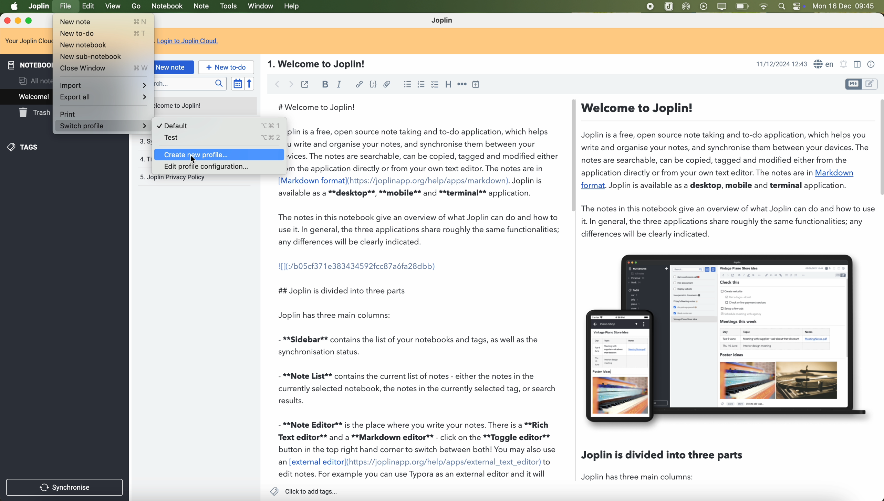 Image resolution: width=884 pixels, height=501 pixels. What do you see at coordinates (413, 345) in the screenshot?
I see `- **Sidebar** contains the list of your notebooks and tags, as well as the
synchronisation status.` at bounding box center [413, 345].